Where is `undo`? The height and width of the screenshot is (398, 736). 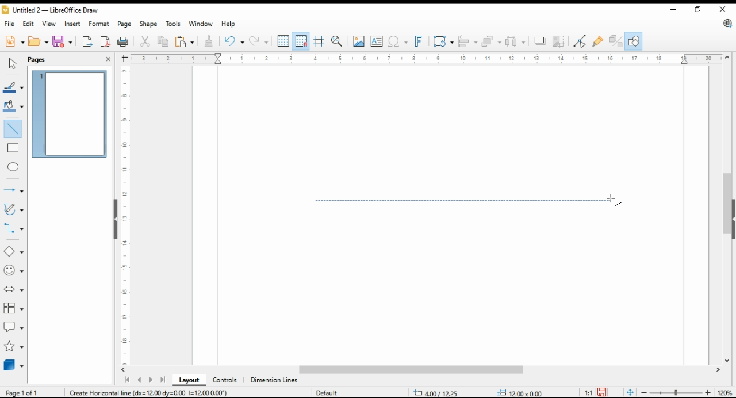 undo is located at coordinates (235, 40).